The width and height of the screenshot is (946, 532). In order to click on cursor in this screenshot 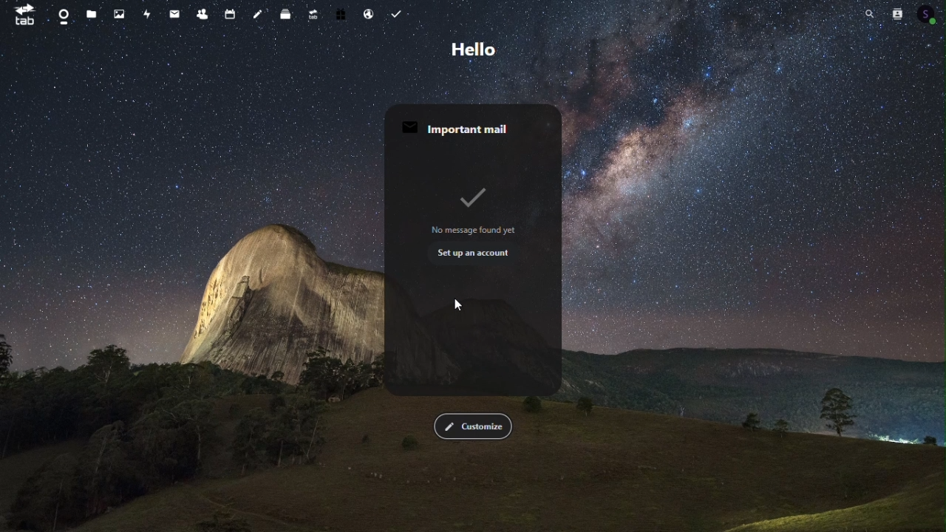, I will do `click(457, 303)`.